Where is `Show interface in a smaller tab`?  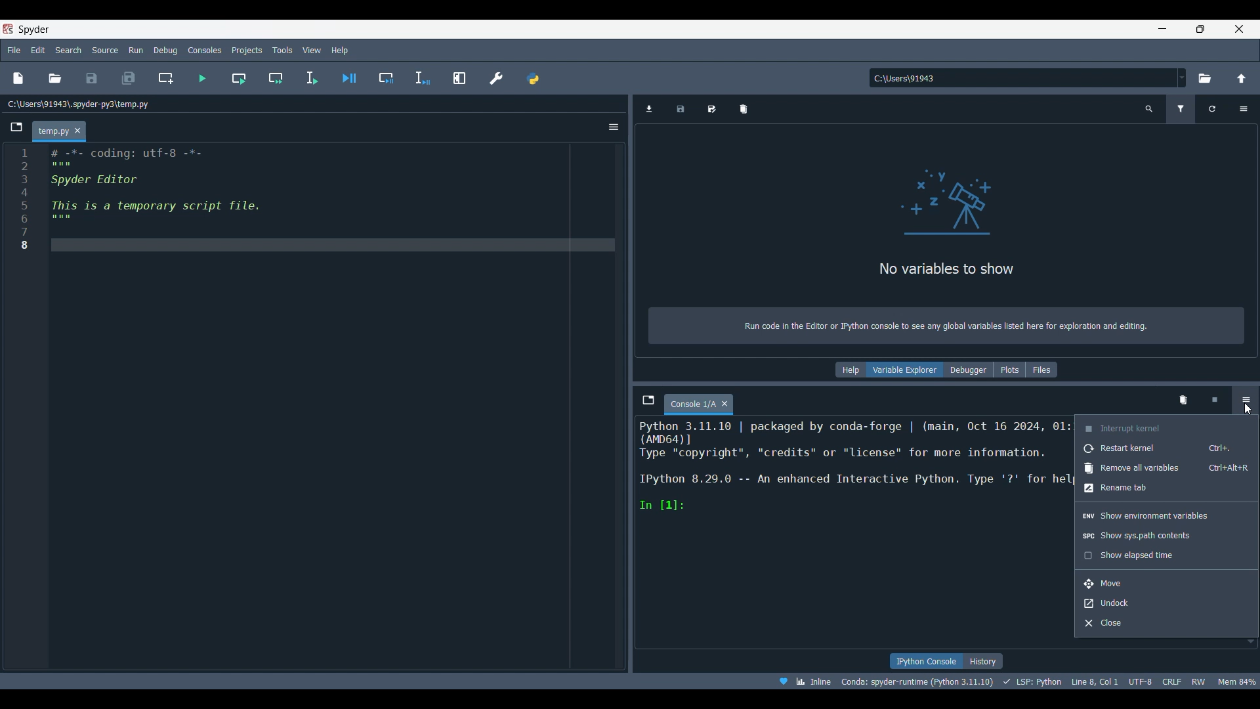
Show interface in a smaller tab is located at coordinates (1201, 29).